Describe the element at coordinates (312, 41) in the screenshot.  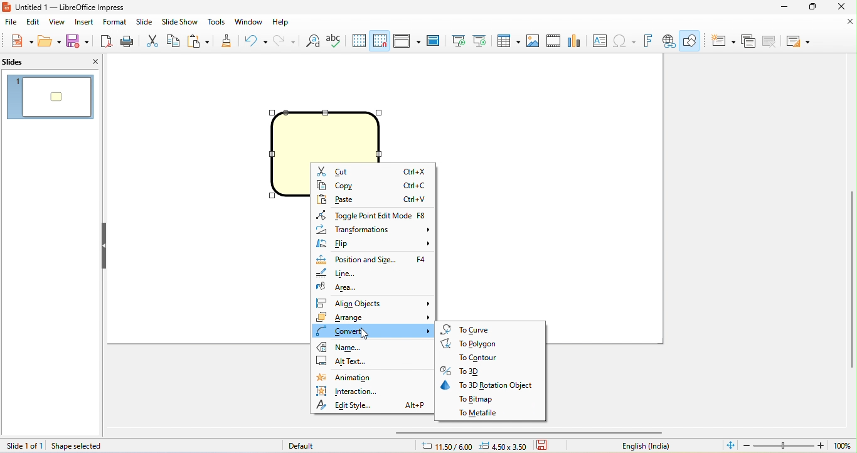
I see `find and replace` at that location.